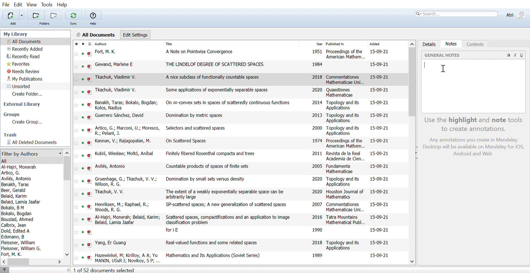  What do you see at coordinates (21, 167) in the screenshot?
I see `Al-Haijri, Monerah` at bounding box center [21, 167].